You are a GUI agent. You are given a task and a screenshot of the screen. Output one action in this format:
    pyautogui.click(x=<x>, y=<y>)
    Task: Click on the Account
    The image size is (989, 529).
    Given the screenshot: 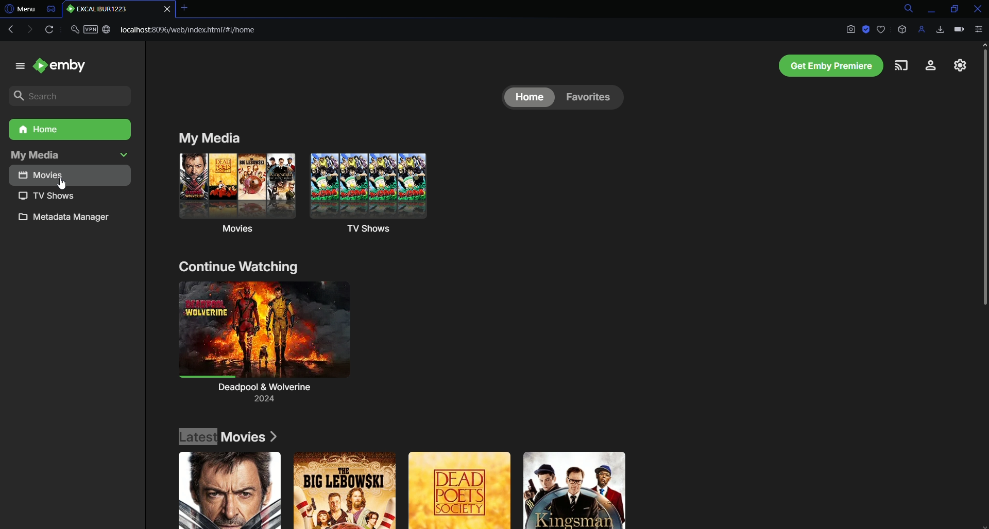 What is the action you would take?
    pyautogui.click(x=926, y=66)
    